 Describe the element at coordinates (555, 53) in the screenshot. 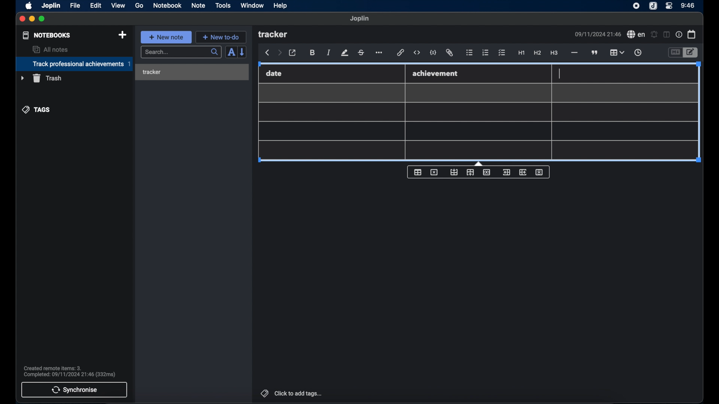

I see `heading 3` at that location.